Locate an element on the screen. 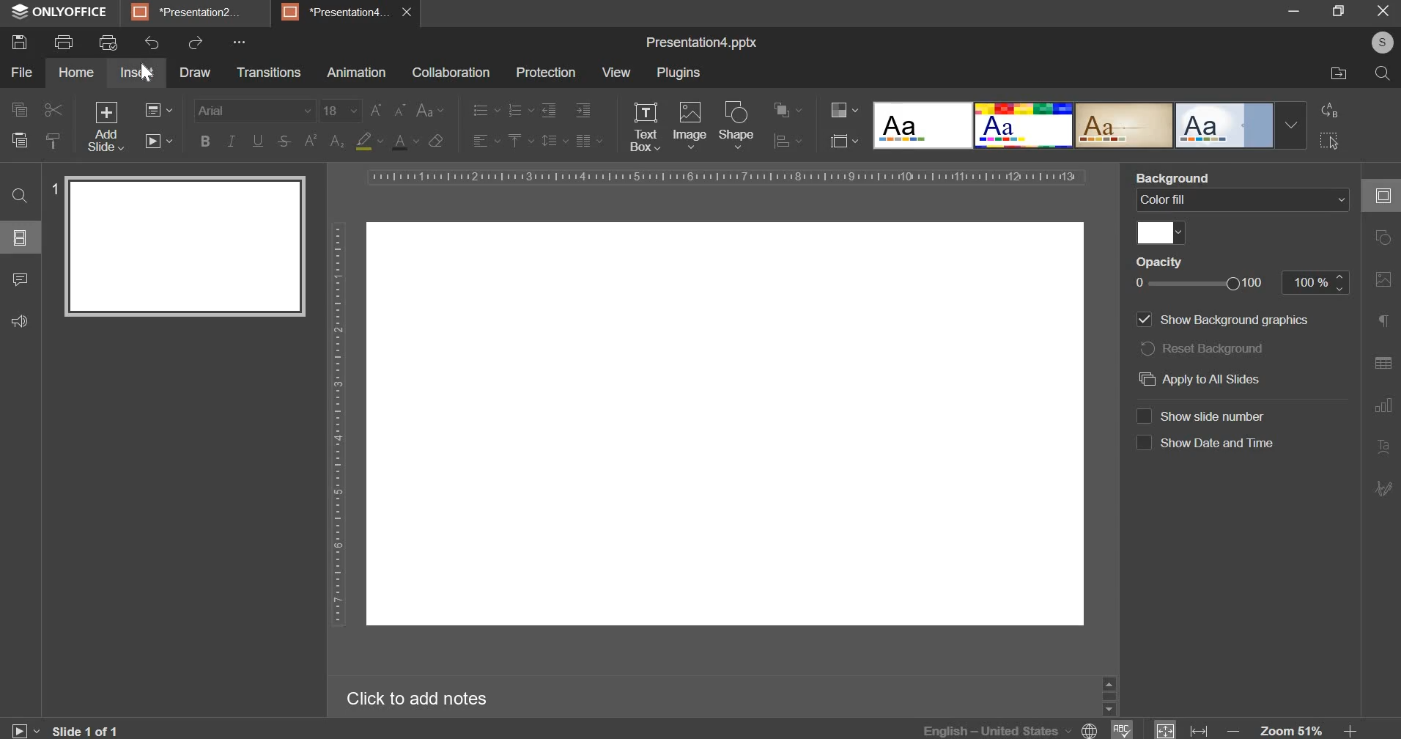 The image size is (1401, 739). zoom is located at coordinates (1292, 730).